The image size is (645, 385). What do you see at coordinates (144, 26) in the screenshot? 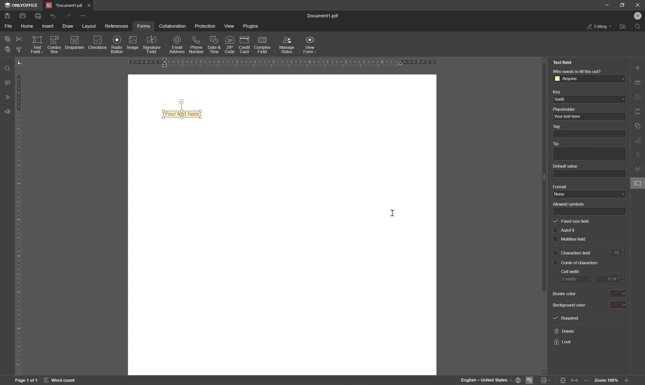
I see `forms` at bounding box center [144, 26].